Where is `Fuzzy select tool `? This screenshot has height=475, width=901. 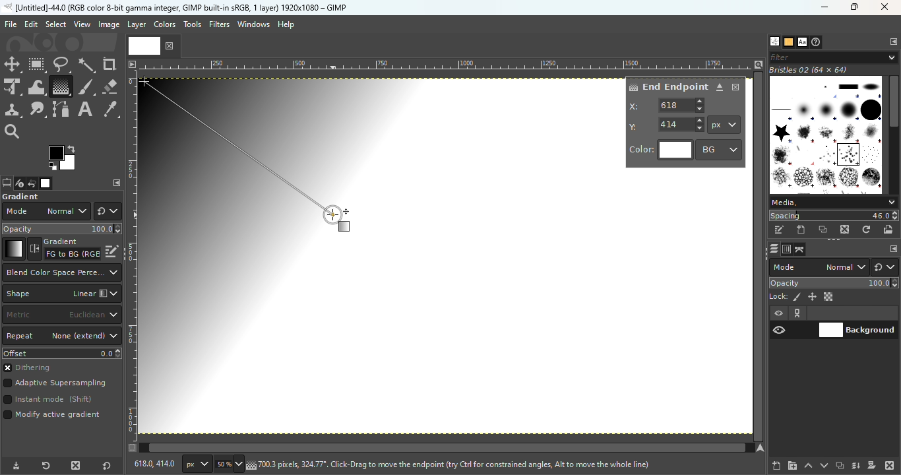
Fuzzy select tool  is located at coordinates (87, 65).